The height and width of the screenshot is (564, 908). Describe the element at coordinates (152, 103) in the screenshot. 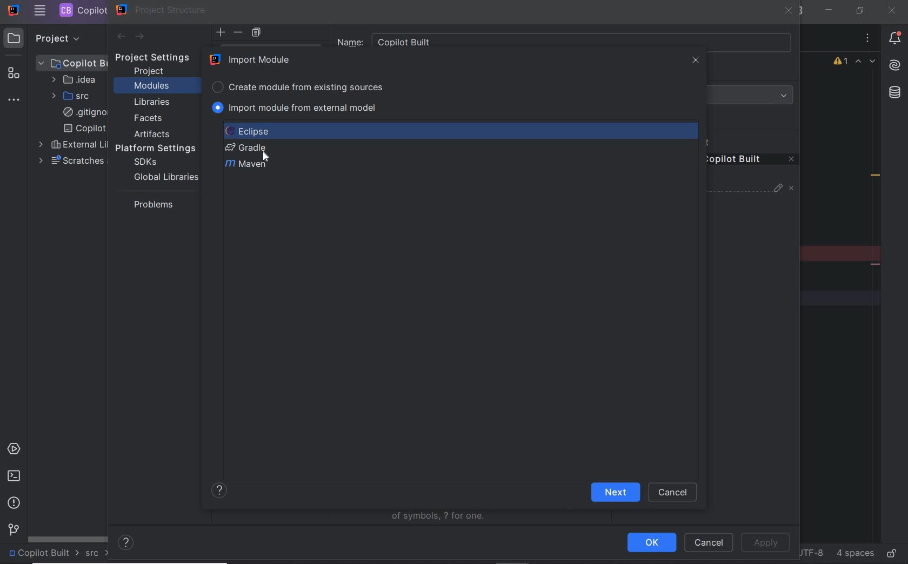

I see `libraries` at that location.